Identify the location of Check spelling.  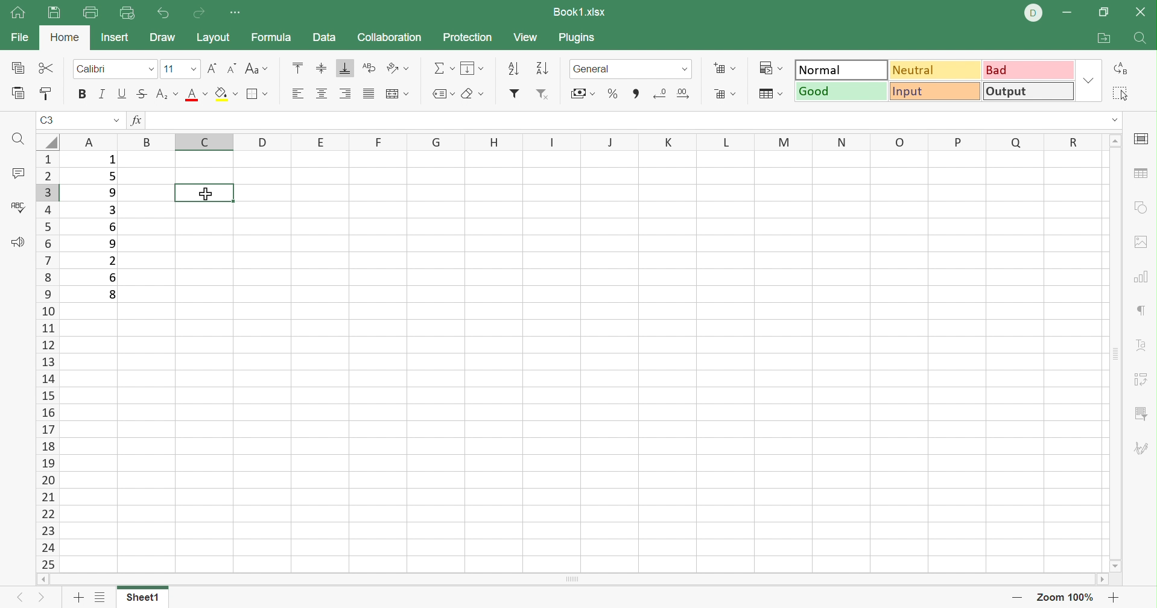
(19, 210).